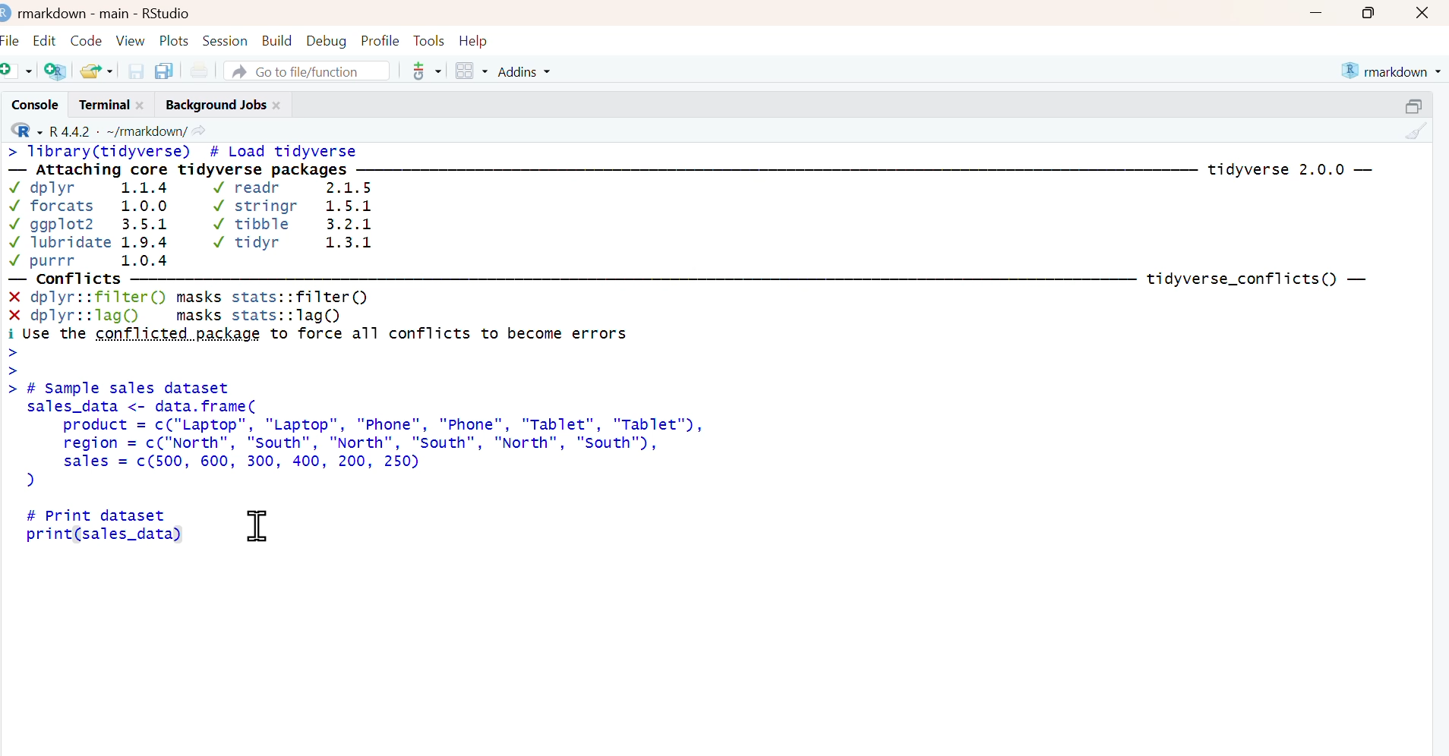 The image size is (1449, 756). Describe the element at coordinates (100, 104) in the screenshot. I see `Terminal` at that location.